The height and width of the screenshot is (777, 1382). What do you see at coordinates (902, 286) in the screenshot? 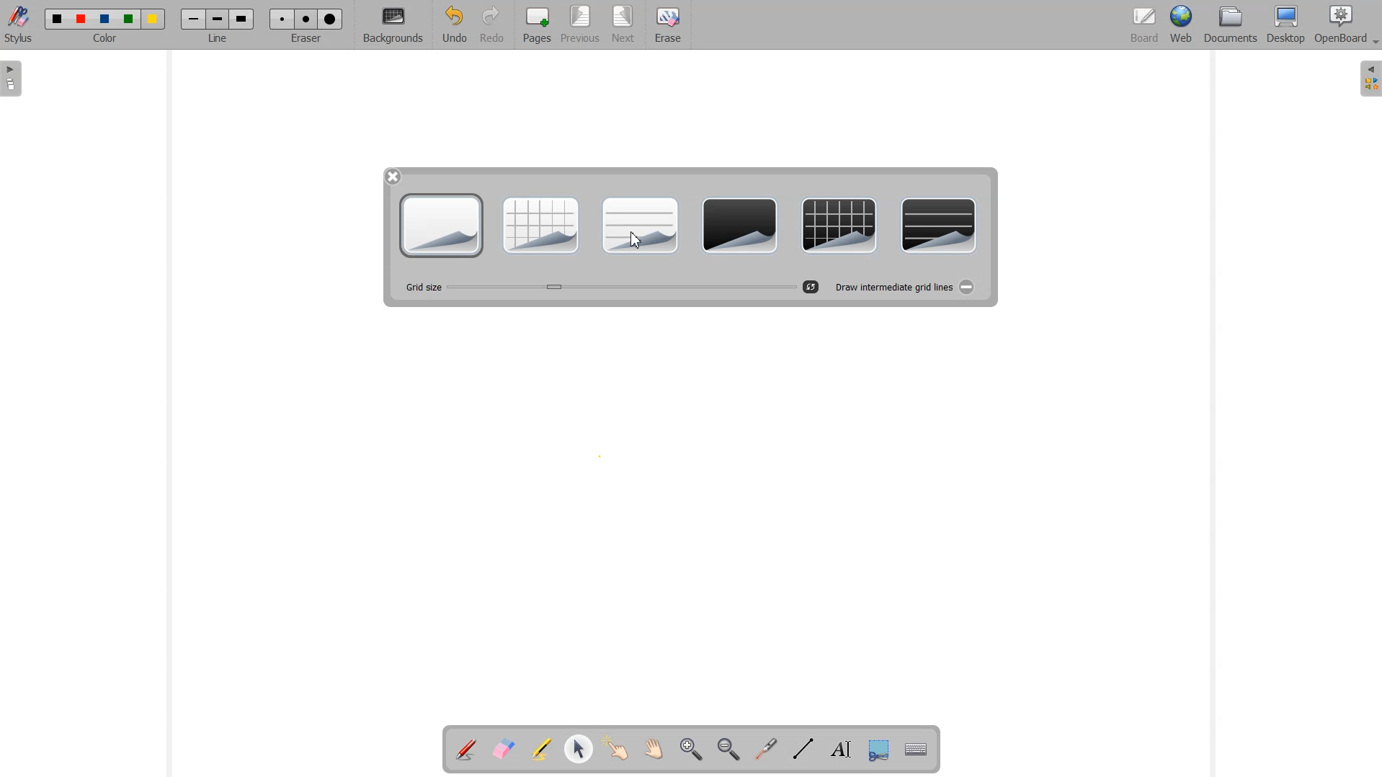
I see `Draw Intermediate grid lines` at bounding box center [902, 286].